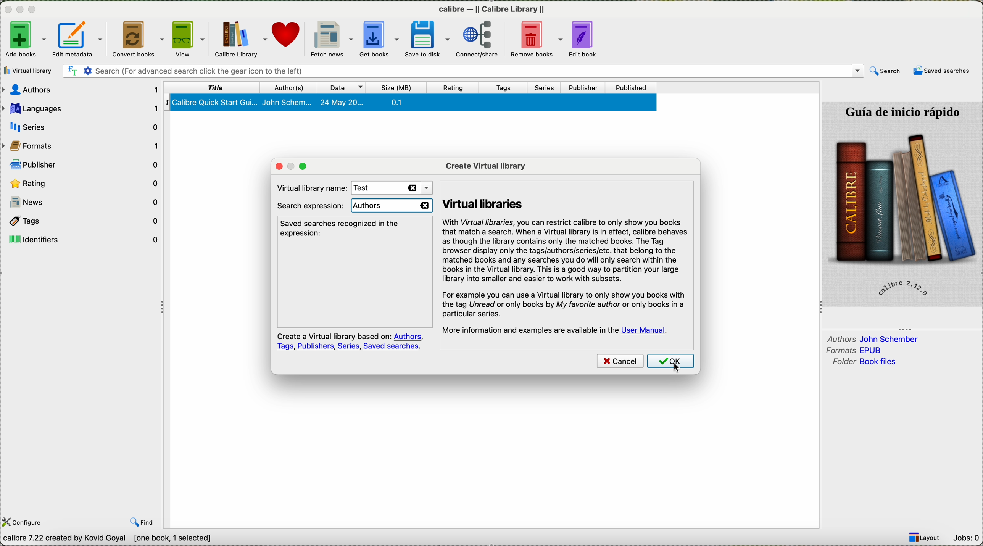 The height and width of the screenshot is (546, 983). What do you see at coordinates (83, 145) in the screenshot?
I see `formats` at bounding box center [83, 145].